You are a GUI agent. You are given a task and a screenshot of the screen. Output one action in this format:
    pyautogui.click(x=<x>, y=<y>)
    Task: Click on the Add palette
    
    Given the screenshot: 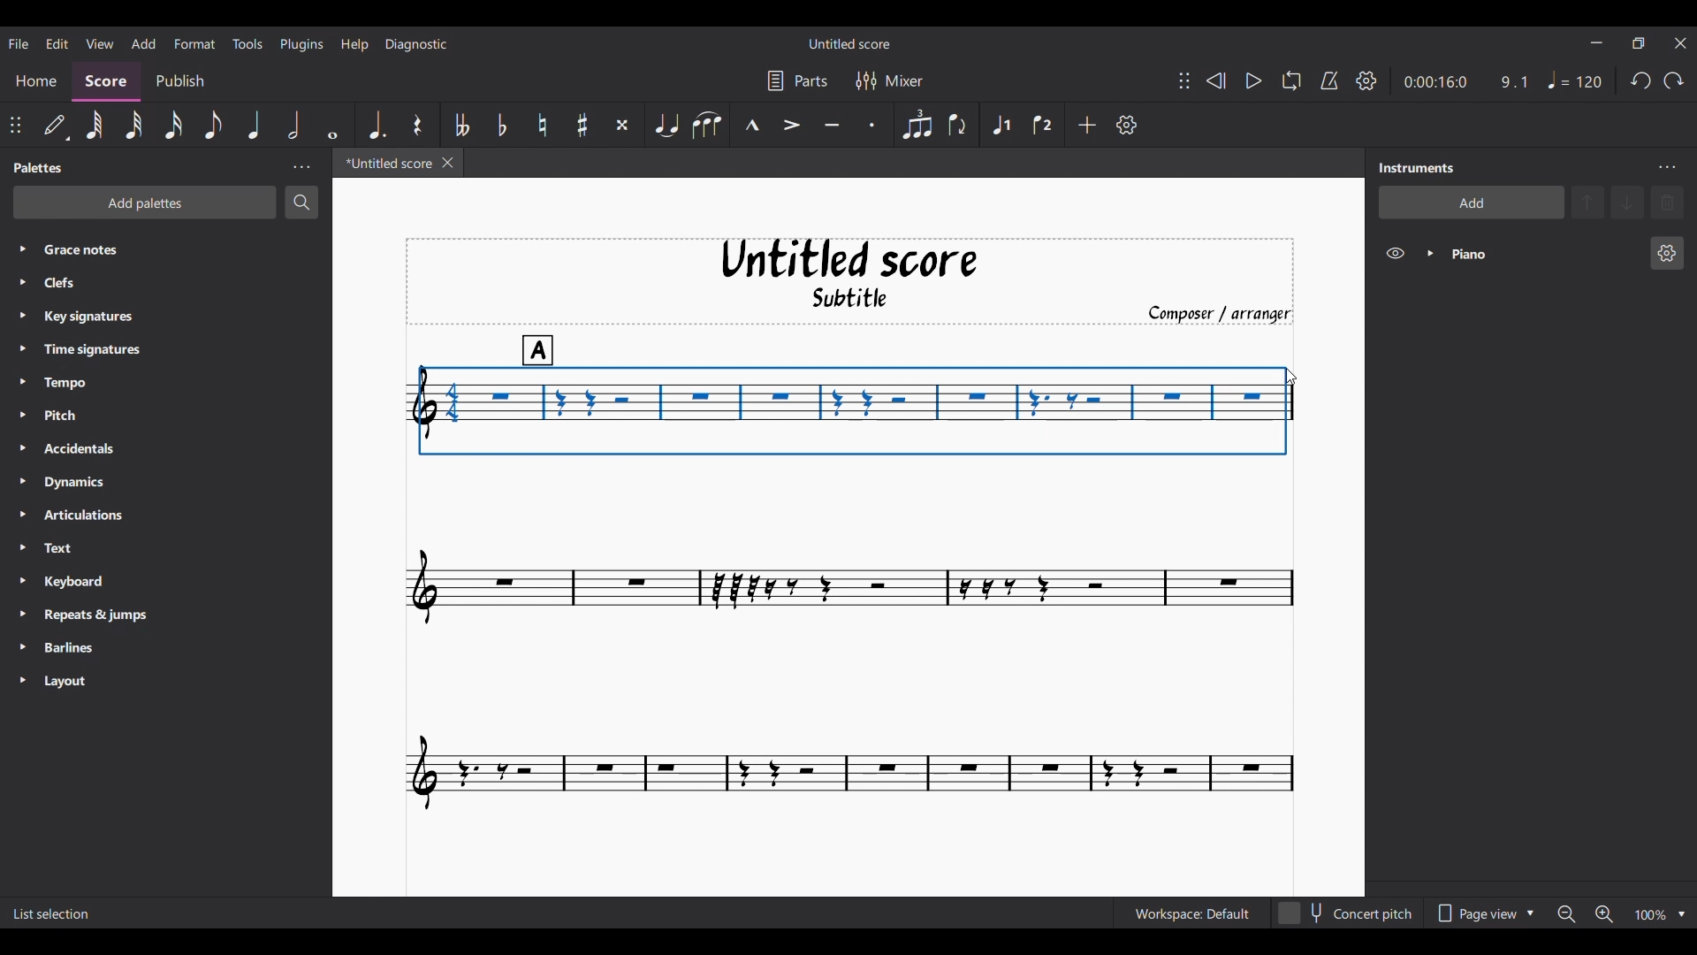 What is the action you would take?
    pyautogui.click(x=145, y=202)
    